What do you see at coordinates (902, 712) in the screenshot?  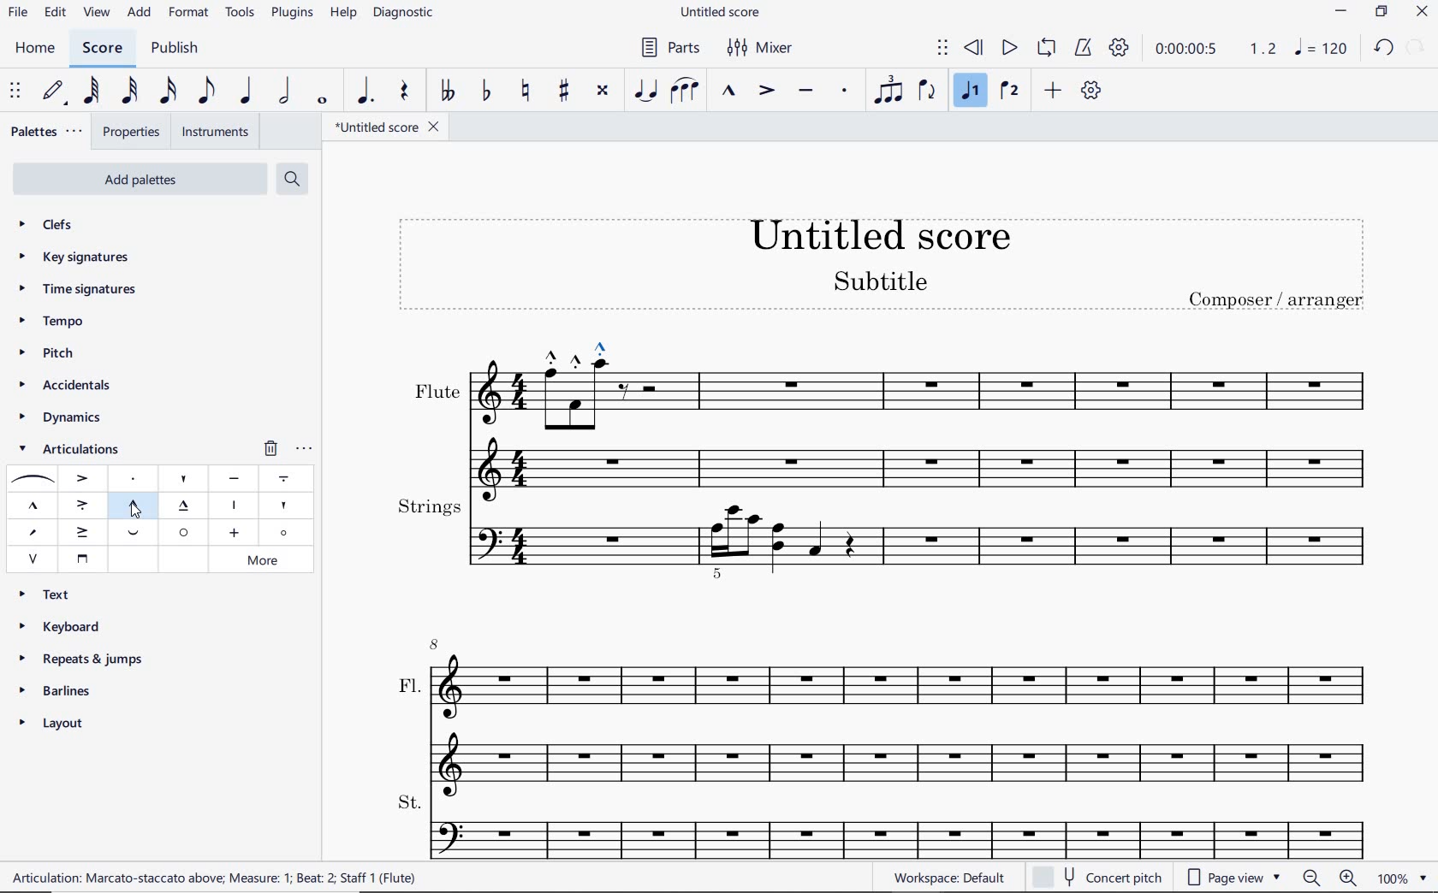 I see `fl.` at bounding box center [902, 712].